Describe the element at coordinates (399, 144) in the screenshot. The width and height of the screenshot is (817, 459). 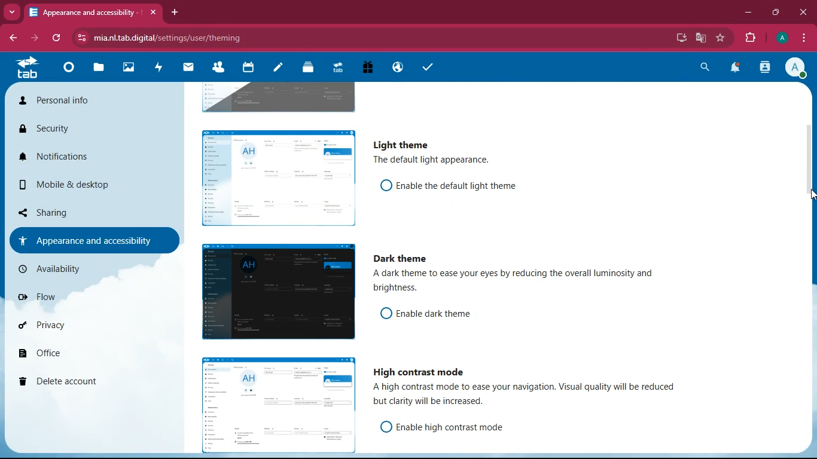
I see `light theme` at that location.